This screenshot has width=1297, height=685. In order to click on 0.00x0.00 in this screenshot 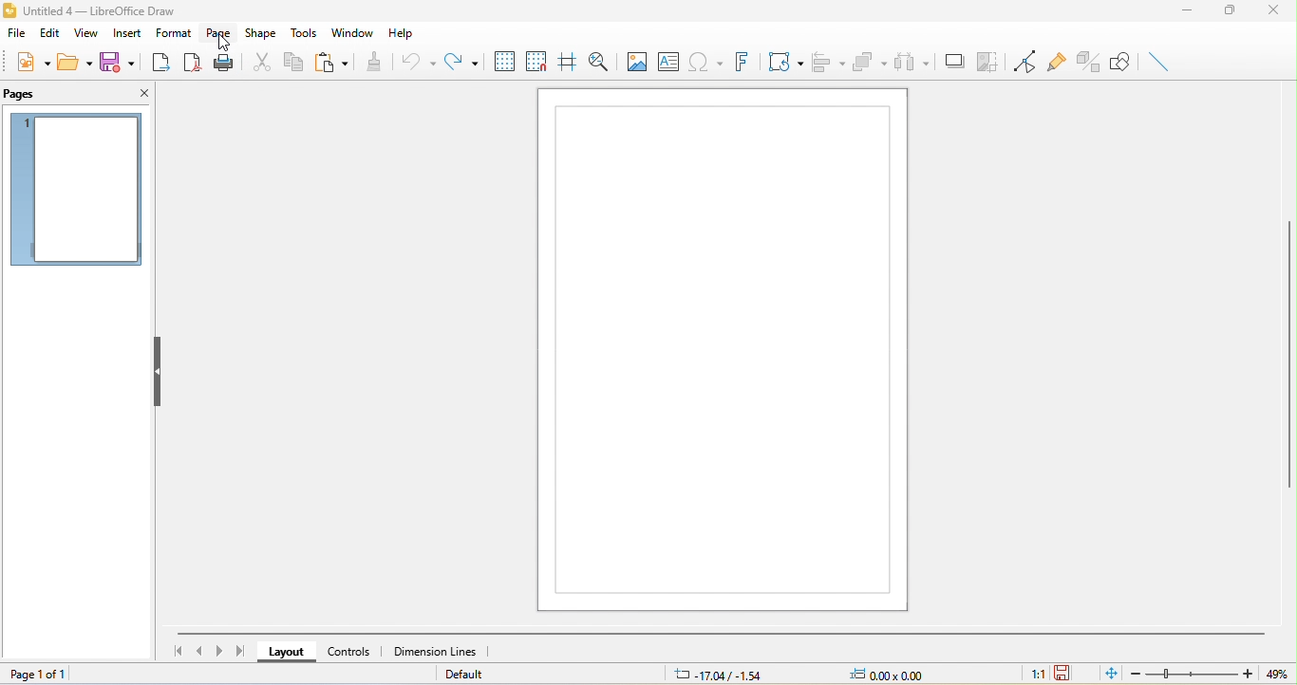, I will do `click(899, 673)`.